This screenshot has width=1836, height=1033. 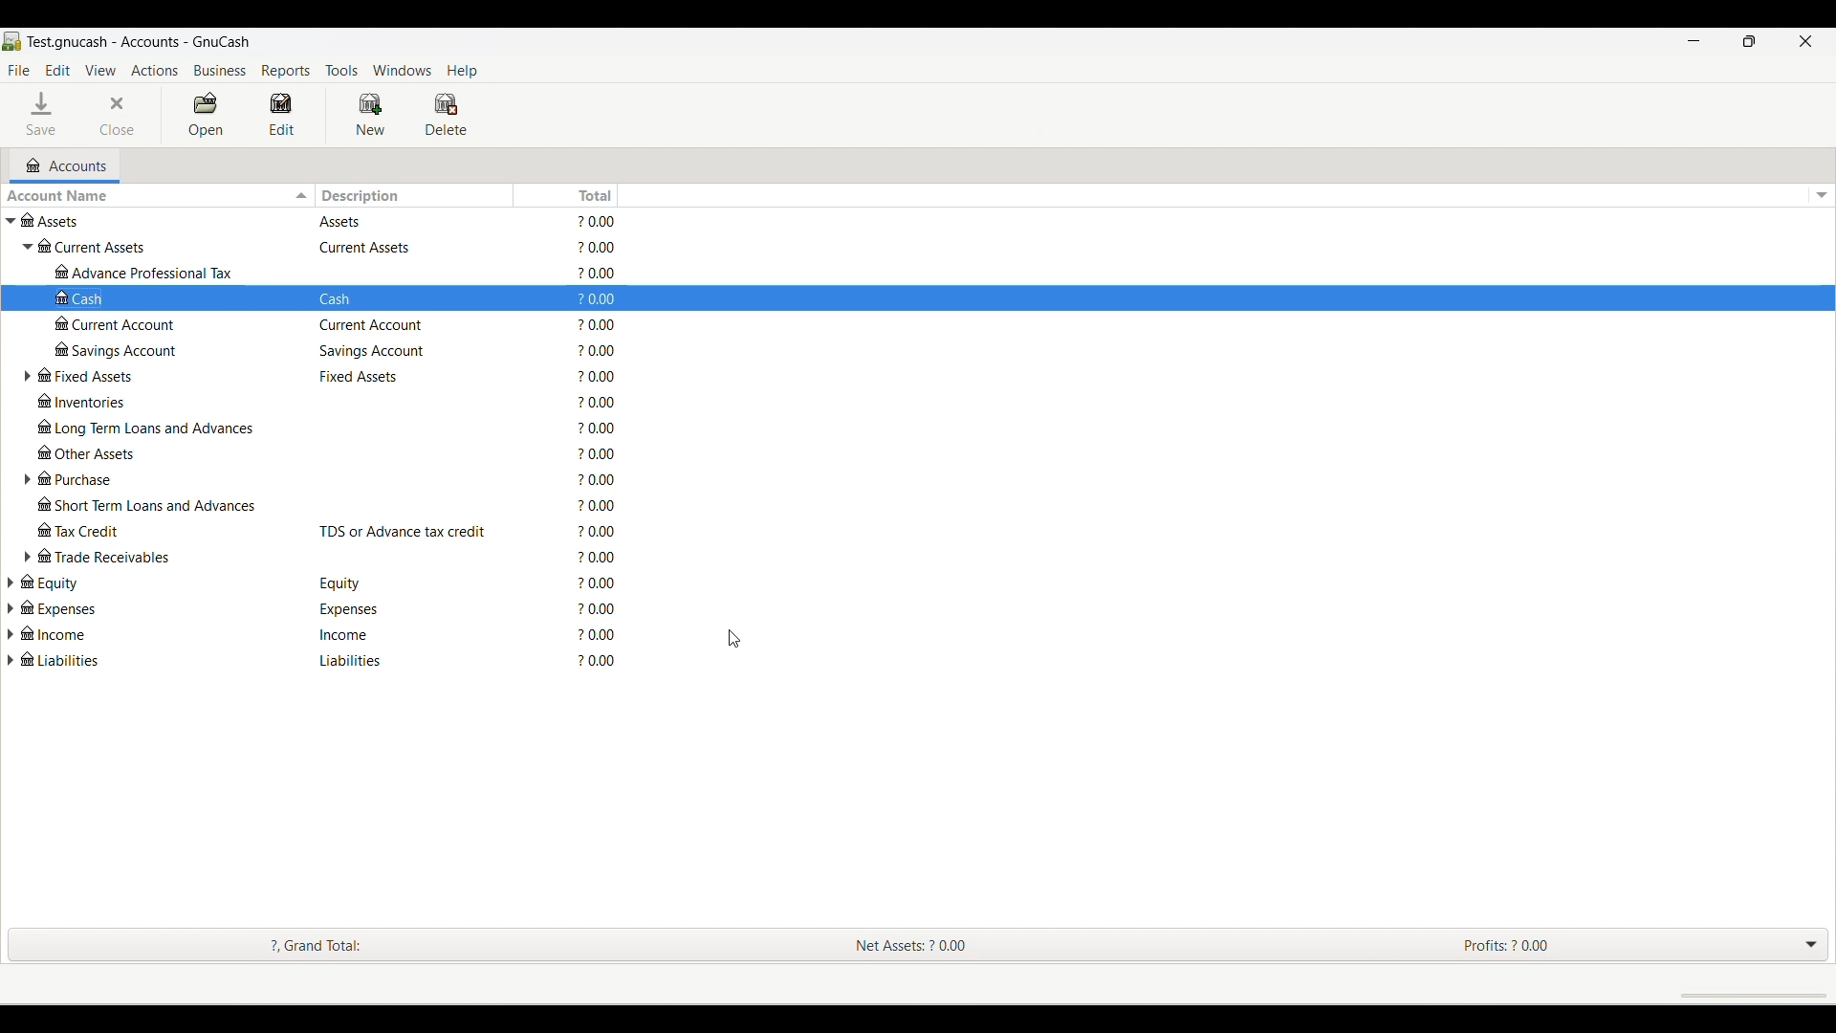 I want to click on View, so click(x=101, y=71).